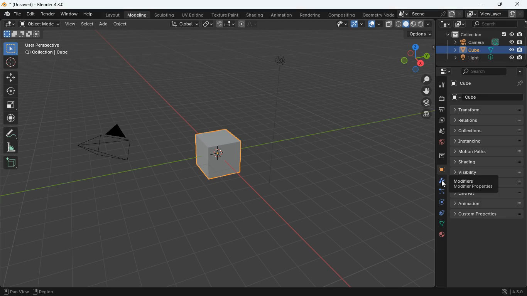  What do you see at coordinates (461, 24) in the screenshot?
I see `image` at bounding box center [461, 24].